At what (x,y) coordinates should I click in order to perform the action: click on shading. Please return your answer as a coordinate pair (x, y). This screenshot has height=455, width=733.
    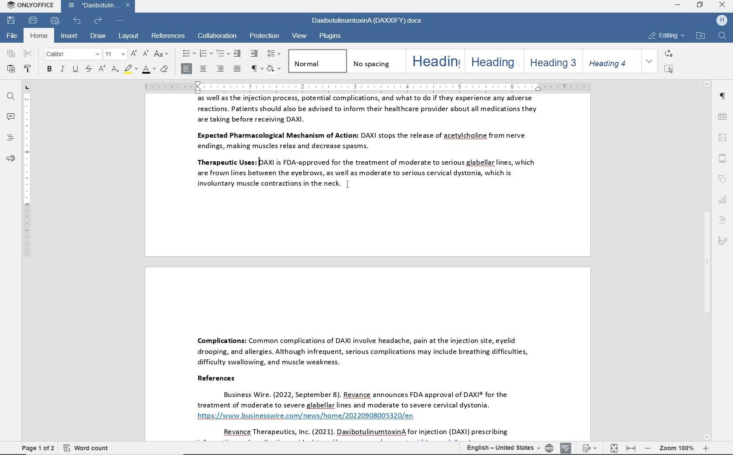
    Looking at the image, I should click on (275, 69).